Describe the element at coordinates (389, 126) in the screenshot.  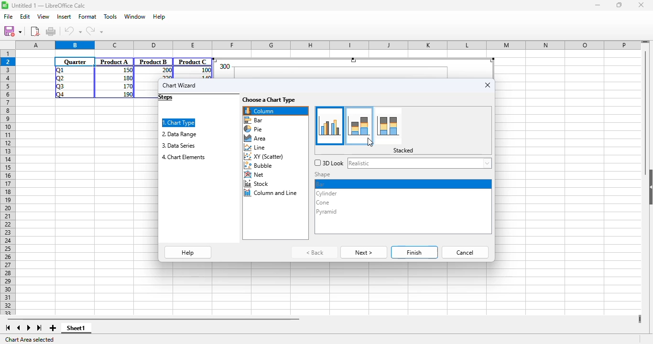
I see `percent stacked` at that location.